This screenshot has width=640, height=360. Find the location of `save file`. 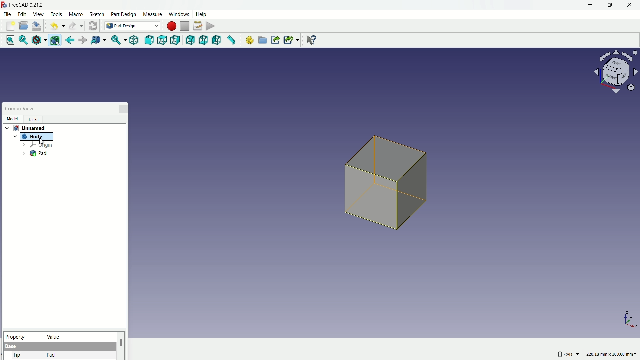

save file is located at coordinates (37, 26).